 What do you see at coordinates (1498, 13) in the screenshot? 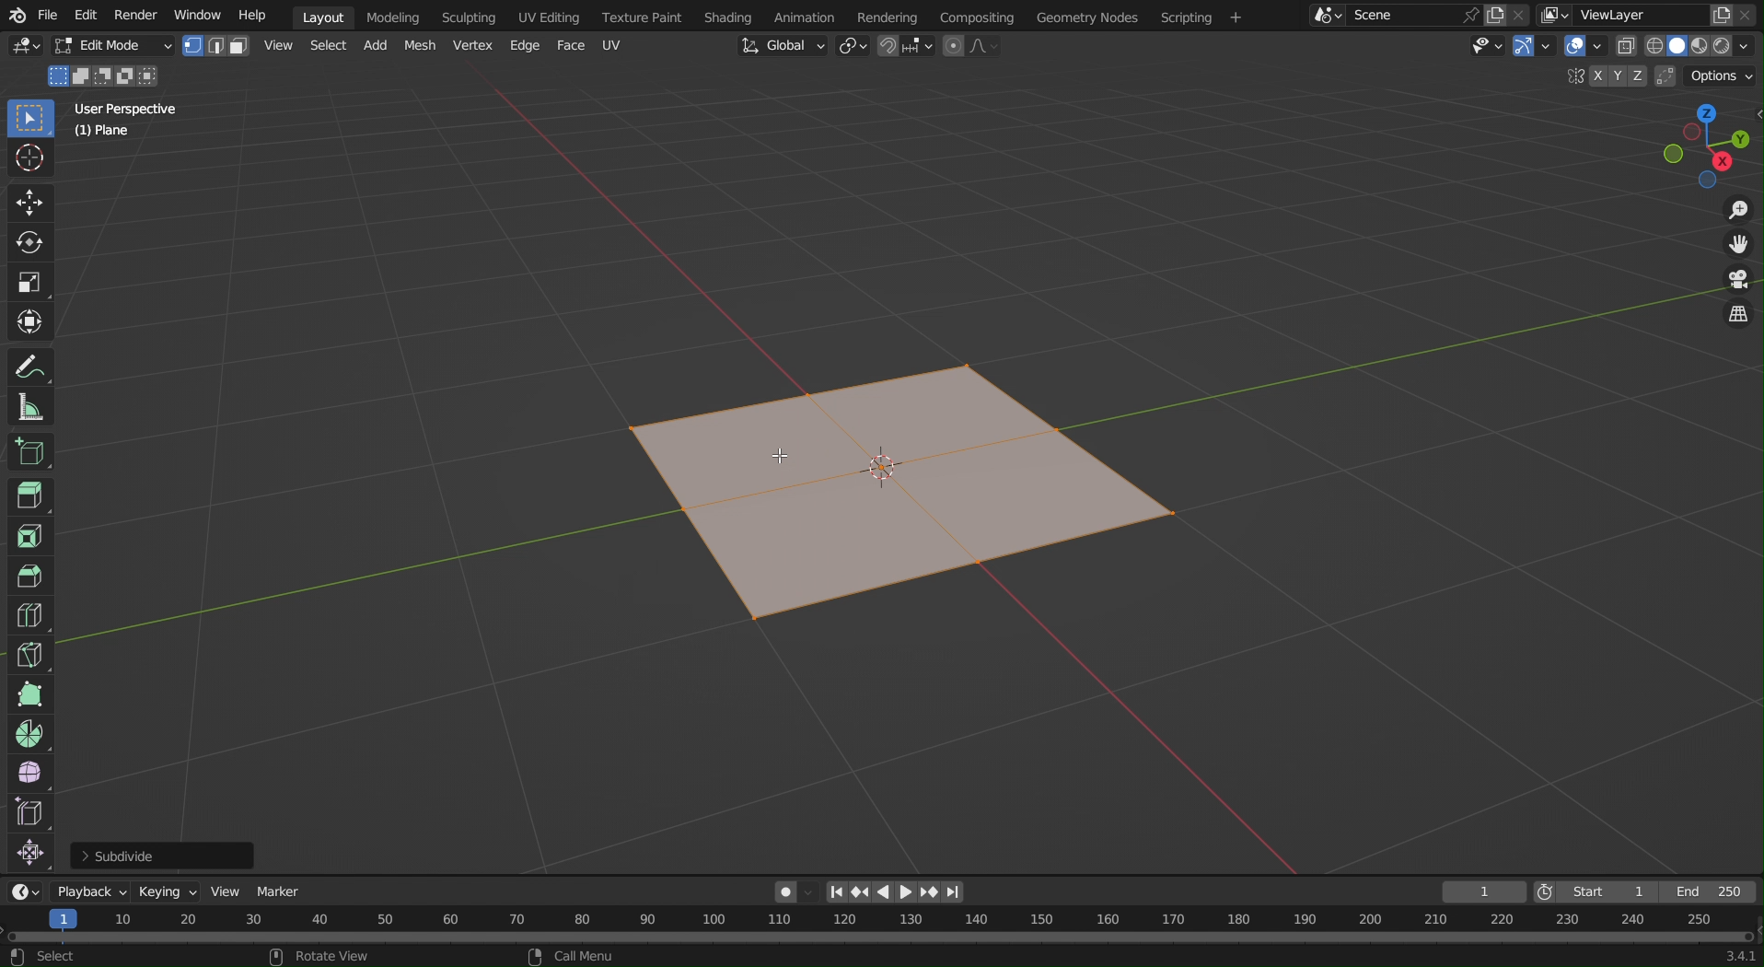
I see `copy` at bounding box center [1498, 13].